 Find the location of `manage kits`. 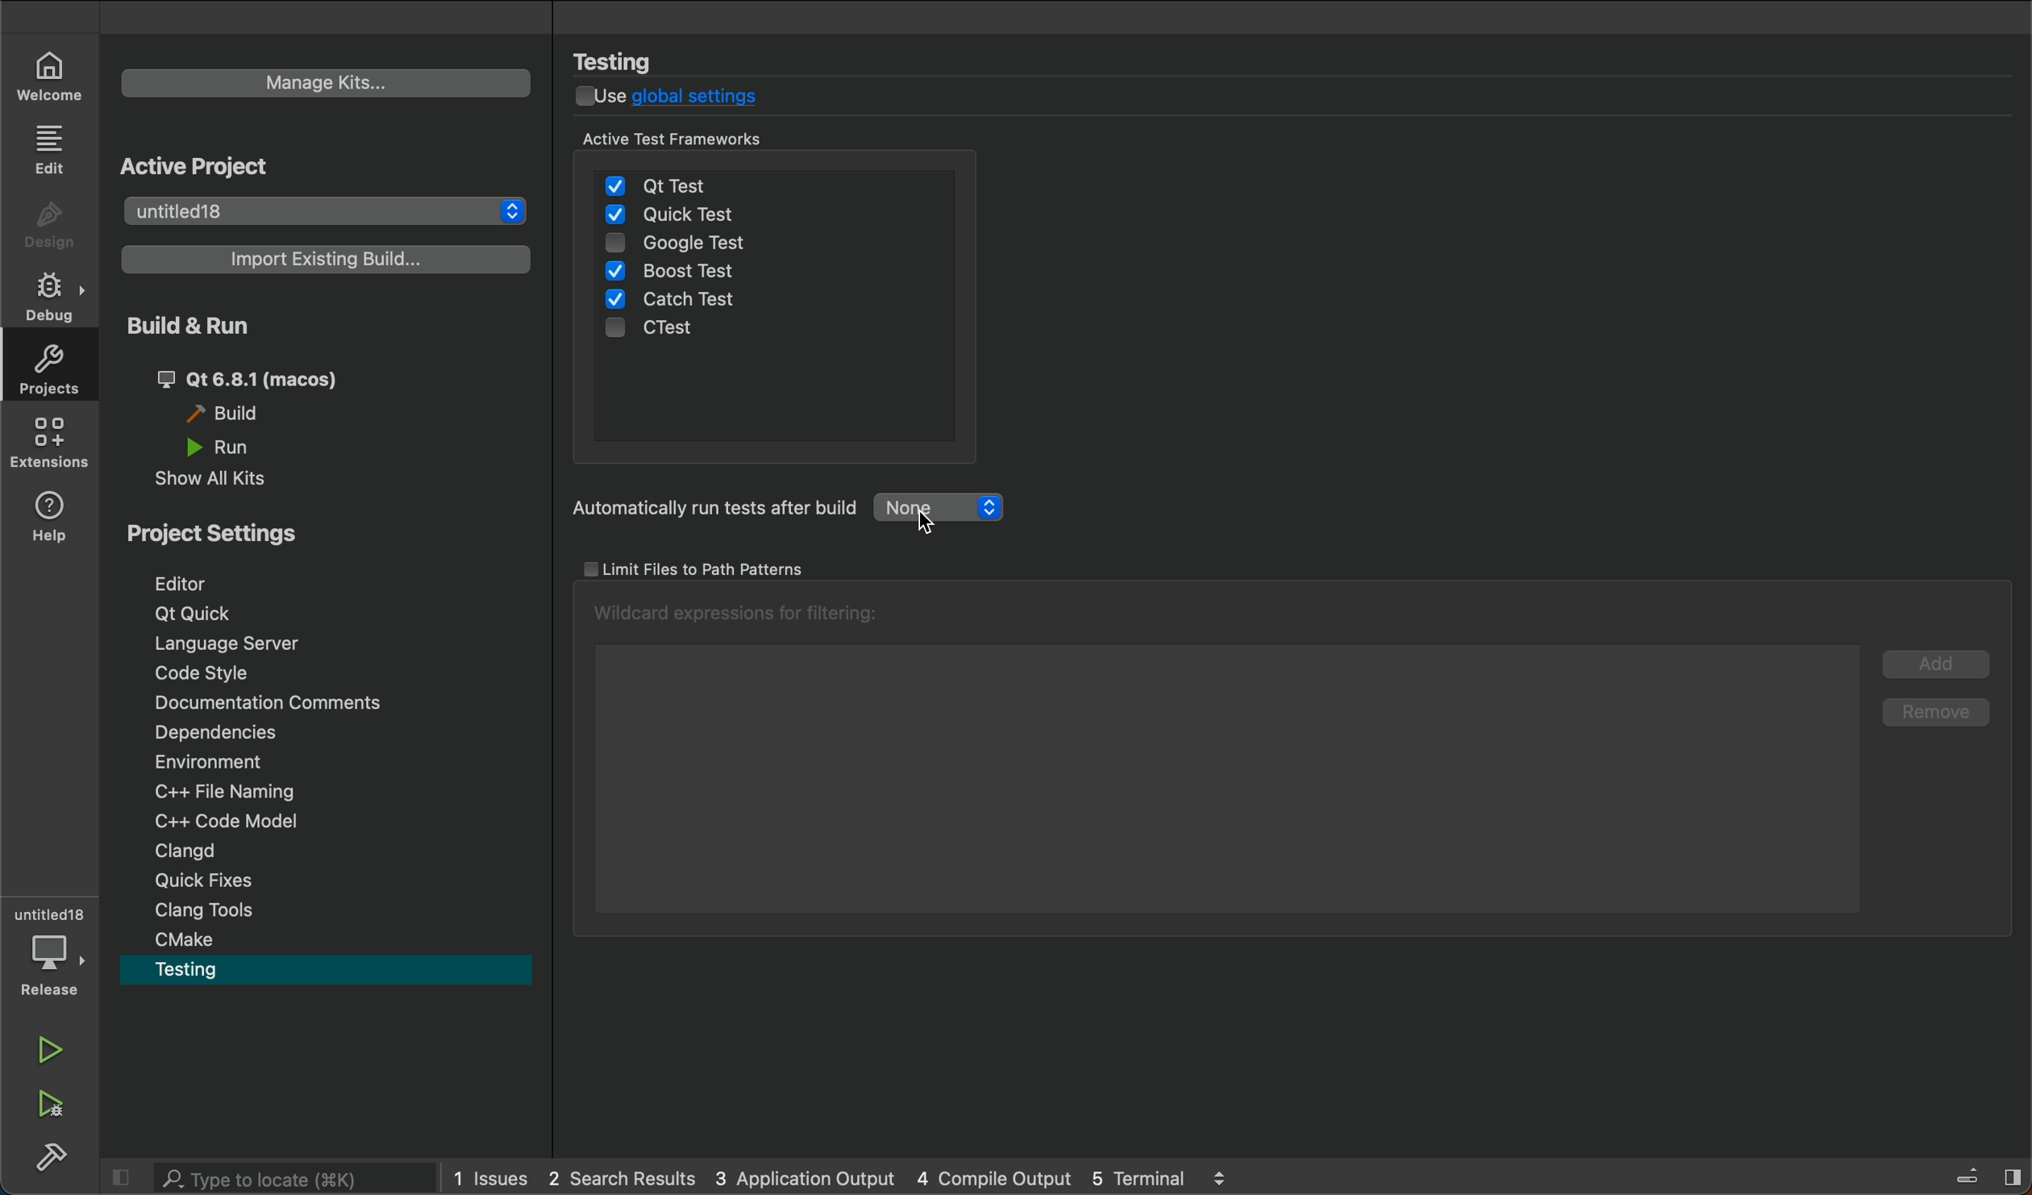

manage kits is located at coordinates (328, 82).